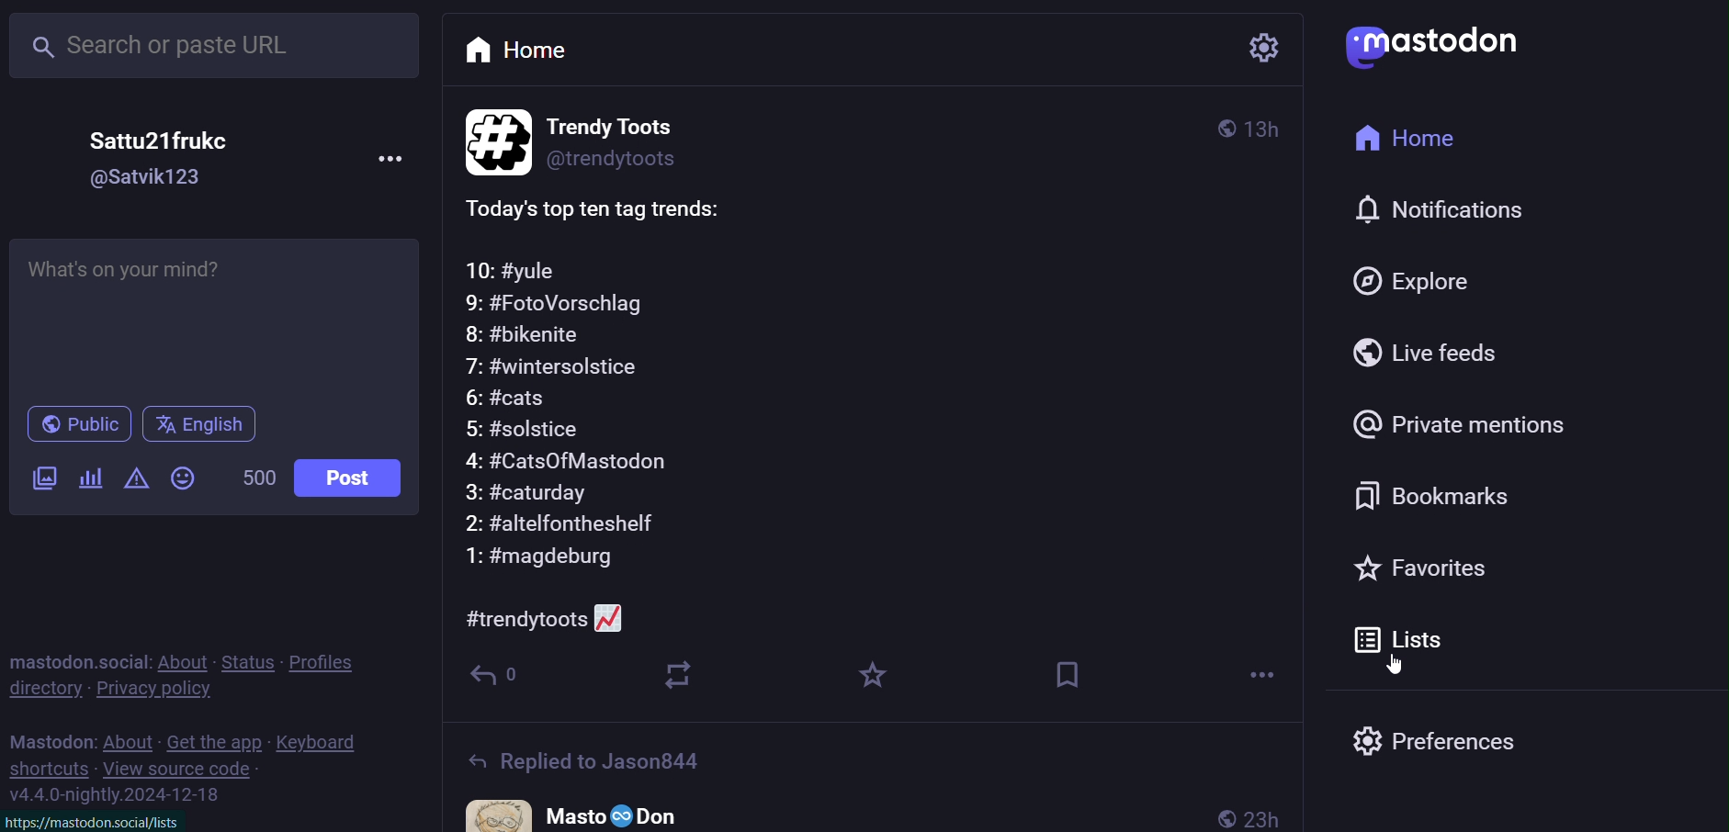 The height and width of the screenshot is (832, 1729). I want to click on poll, so click(97, 478).